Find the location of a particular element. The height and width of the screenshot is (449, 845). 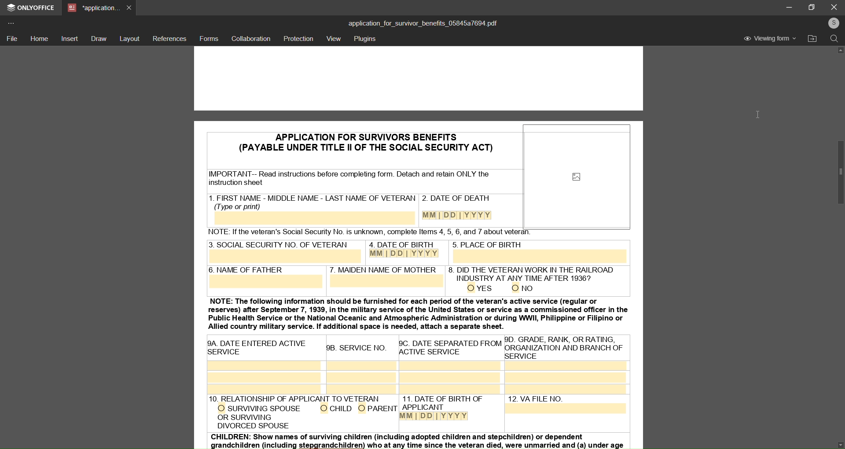

tab name is located at coordinates (93, 8).